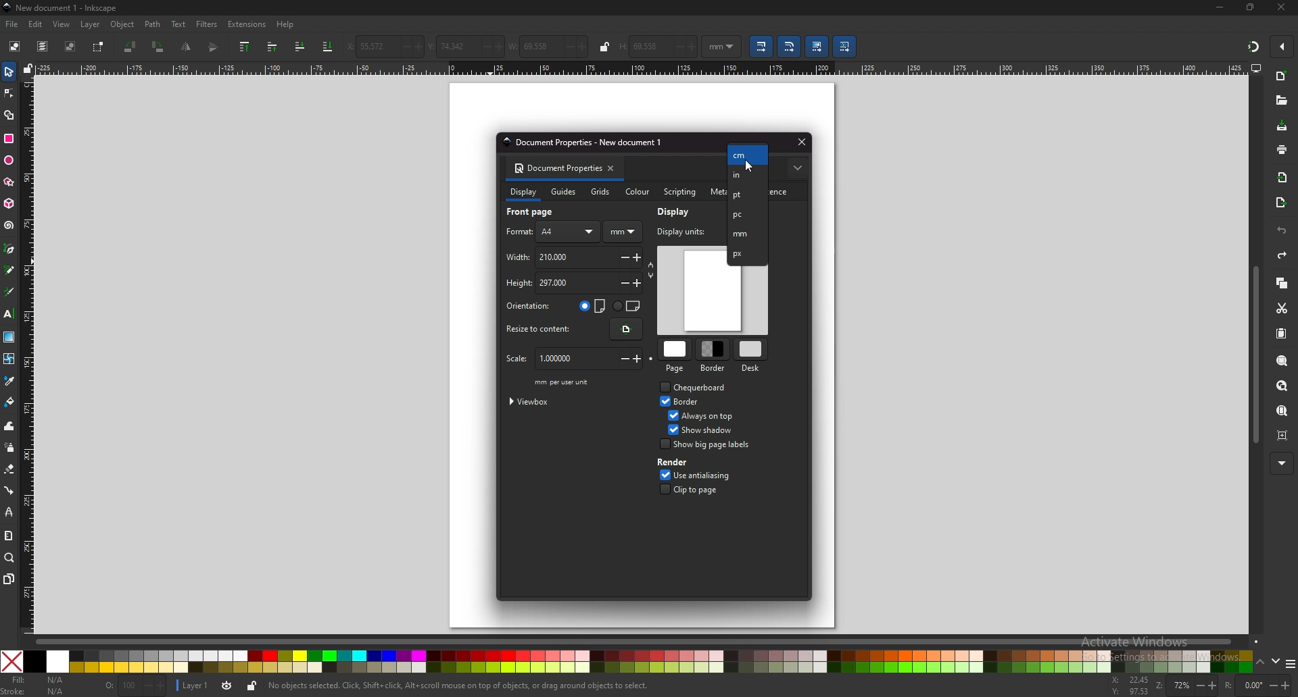 This screenshot has width=1298, height=697. What do you see at coordinates (642, 68) in the screenshot?
I see `horizontal ruler` at bounding box center [642, 68].